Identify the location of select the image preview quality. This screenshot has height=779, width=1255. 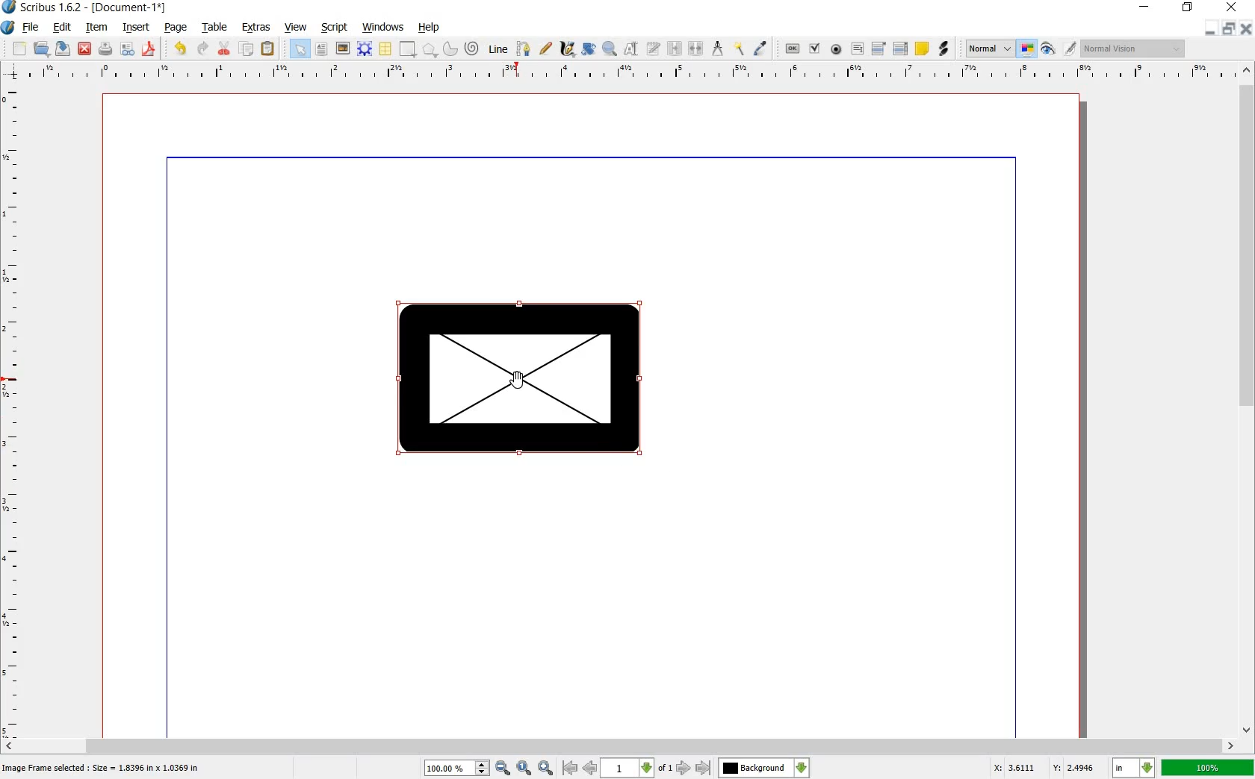
(987, 47).